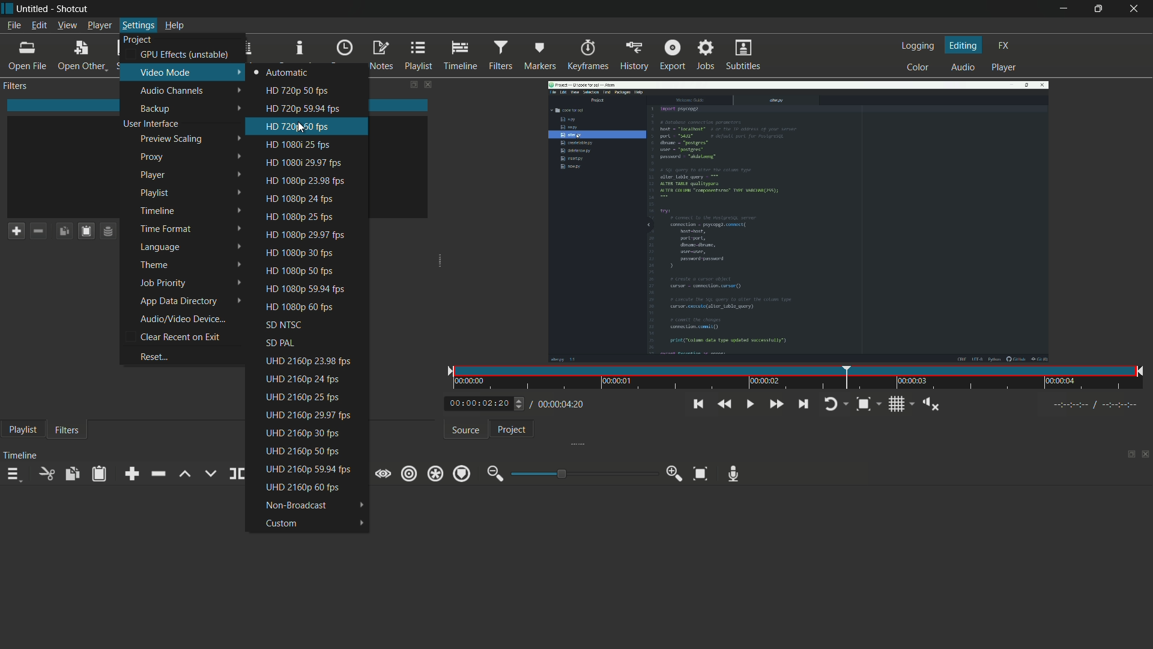 This screenshot has width=1153, height=649. What do you see at coordinates (74, 8) in the screenshot?
I see `app name` at bounding box center [74, 8].